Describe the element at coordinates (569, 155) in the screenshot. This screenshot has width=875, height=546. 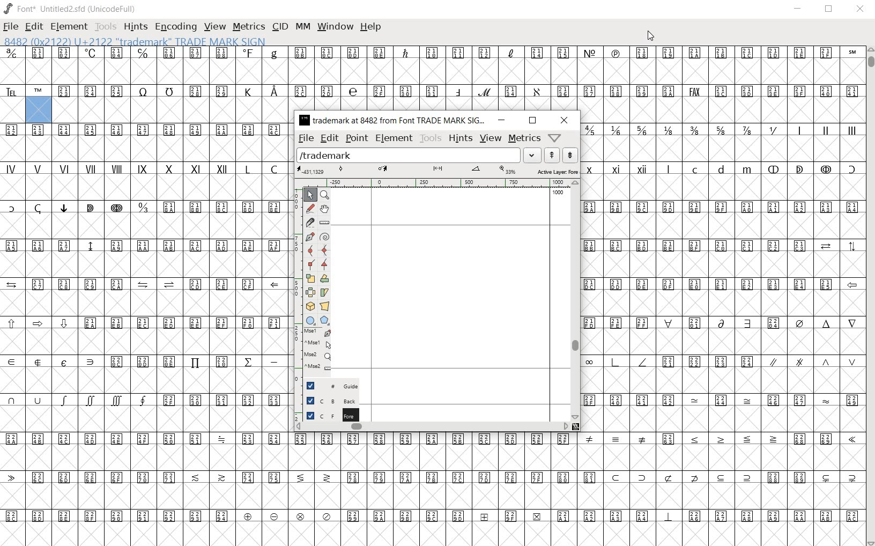
I see `show the previous word on the list` at that location.